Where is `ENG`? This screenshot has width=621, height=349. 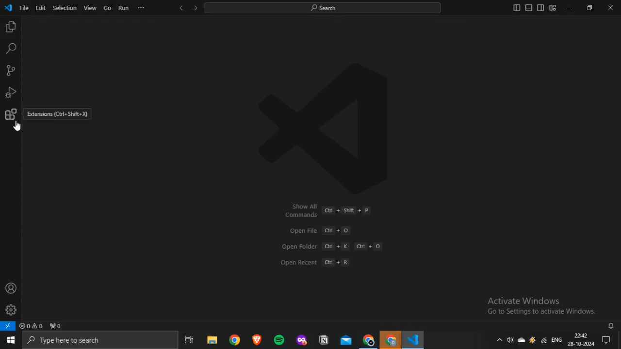
ENG is located at coordinates (556, 339).